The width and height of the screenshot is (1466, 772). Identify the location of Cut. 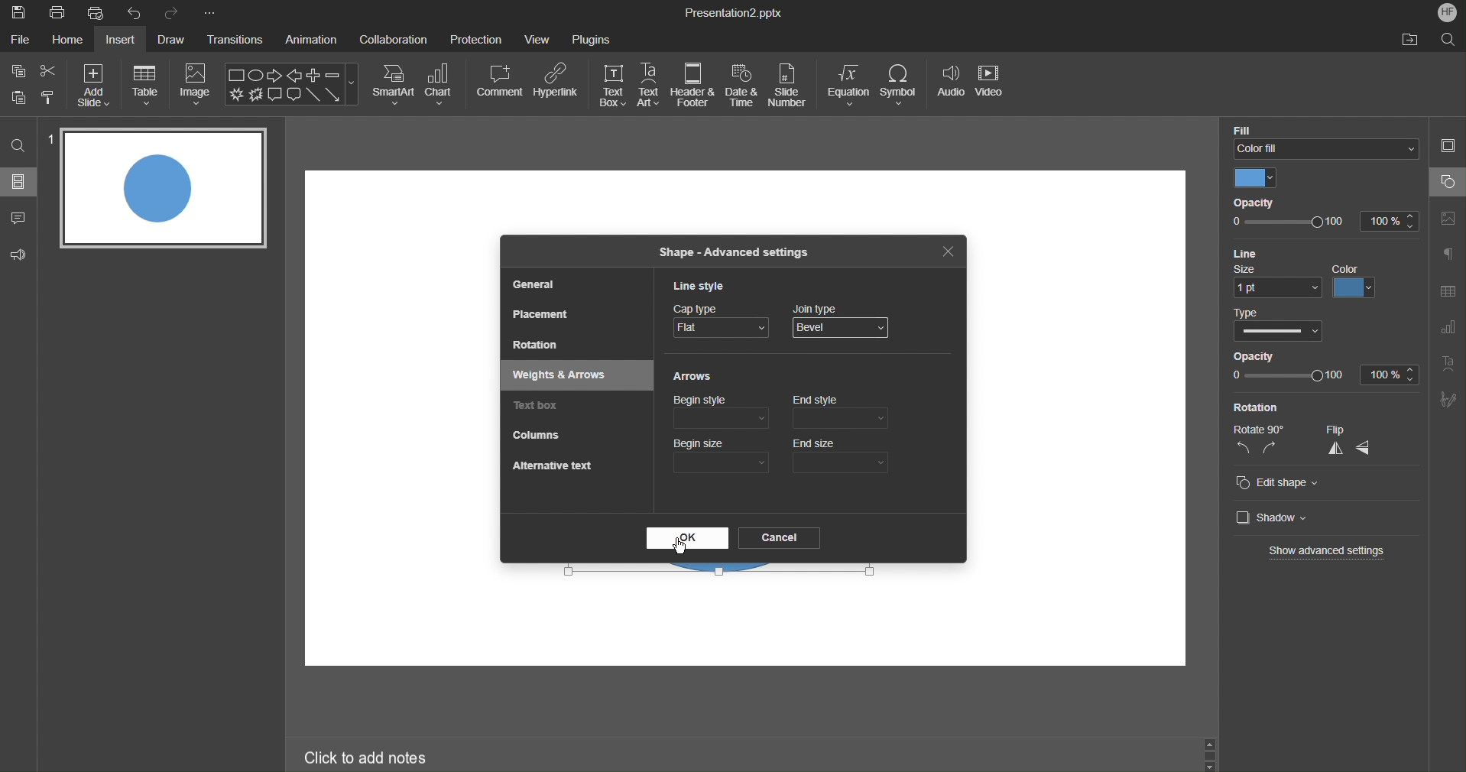
(50, 70).